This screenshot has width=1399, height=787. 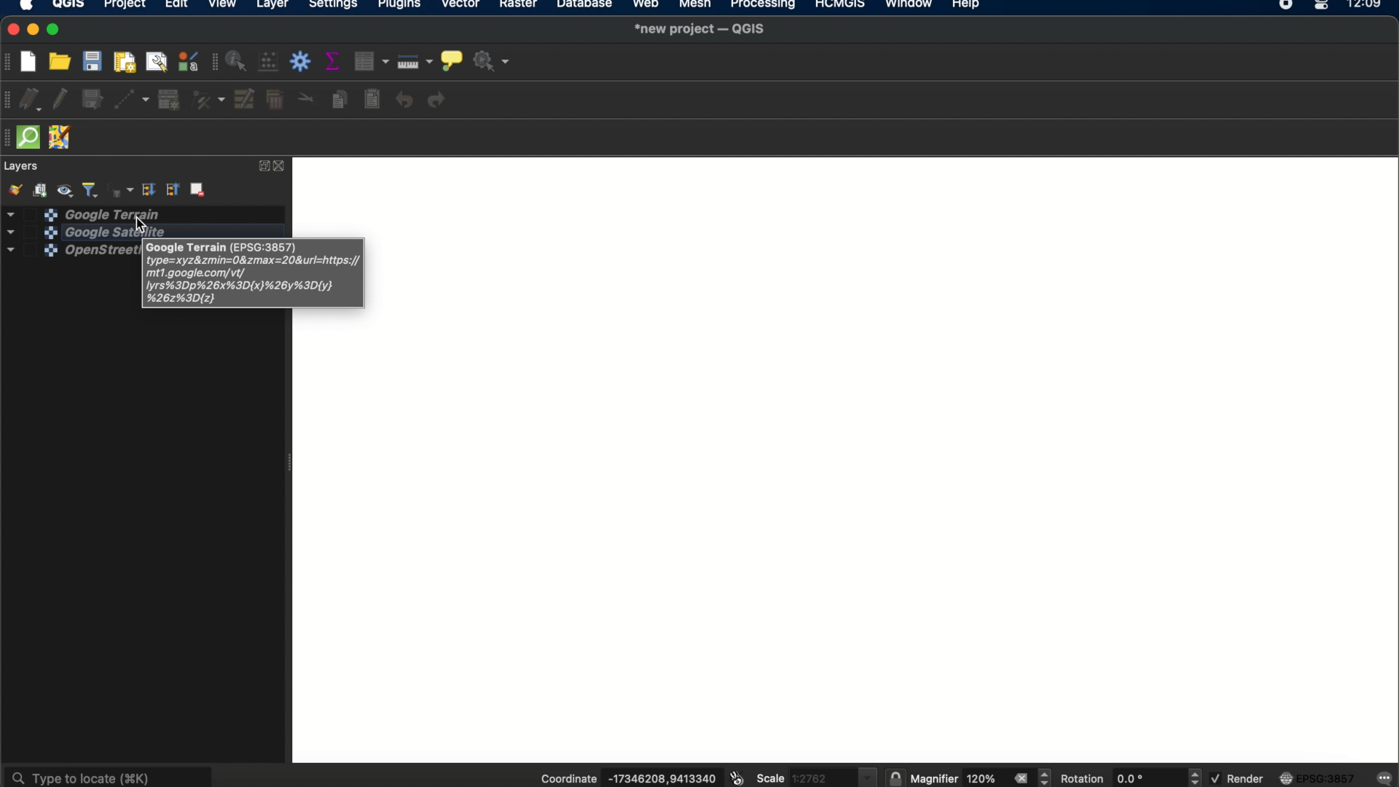 What do you see at coordinates (764, 6) in the screenshot?
I see `processing` at bounding box center [764, 6].